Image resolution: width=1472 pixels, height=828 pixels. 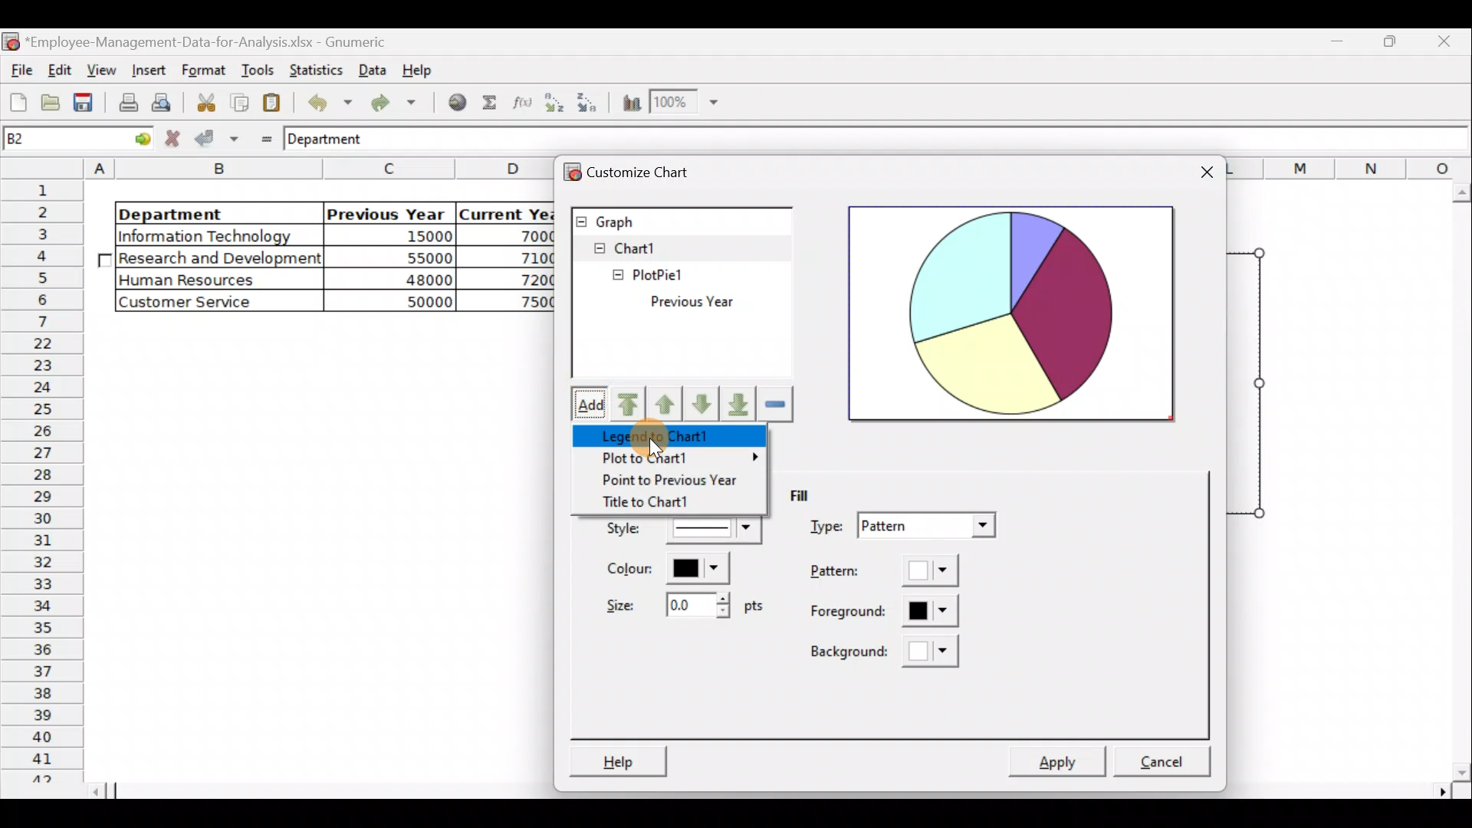 I want to click on Print current file, so click(x=126, y=104).